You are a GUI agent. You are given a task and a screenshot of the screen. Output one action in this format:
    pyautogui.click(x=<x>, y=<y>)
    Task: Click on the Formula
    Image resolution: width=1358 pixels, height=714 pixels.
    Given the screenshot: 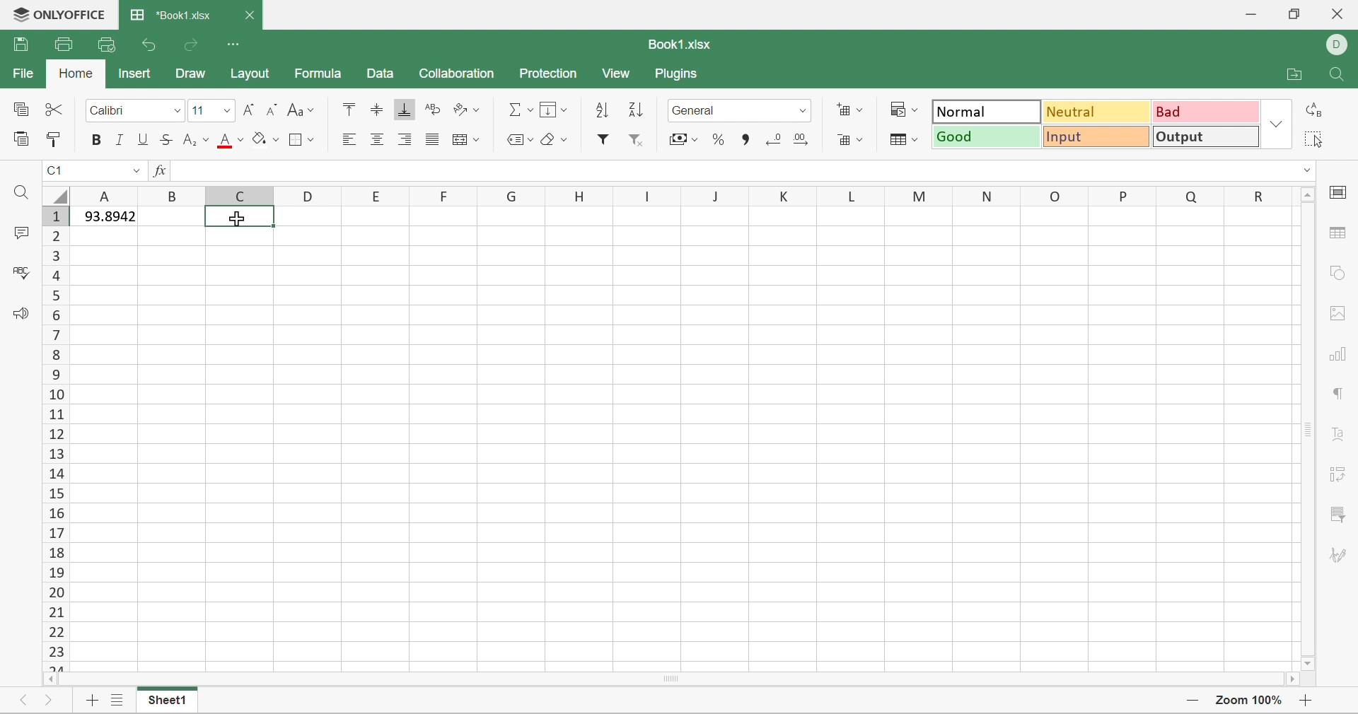 What is the action you would take?
    pyautogui.click(x=319, y=75)
    